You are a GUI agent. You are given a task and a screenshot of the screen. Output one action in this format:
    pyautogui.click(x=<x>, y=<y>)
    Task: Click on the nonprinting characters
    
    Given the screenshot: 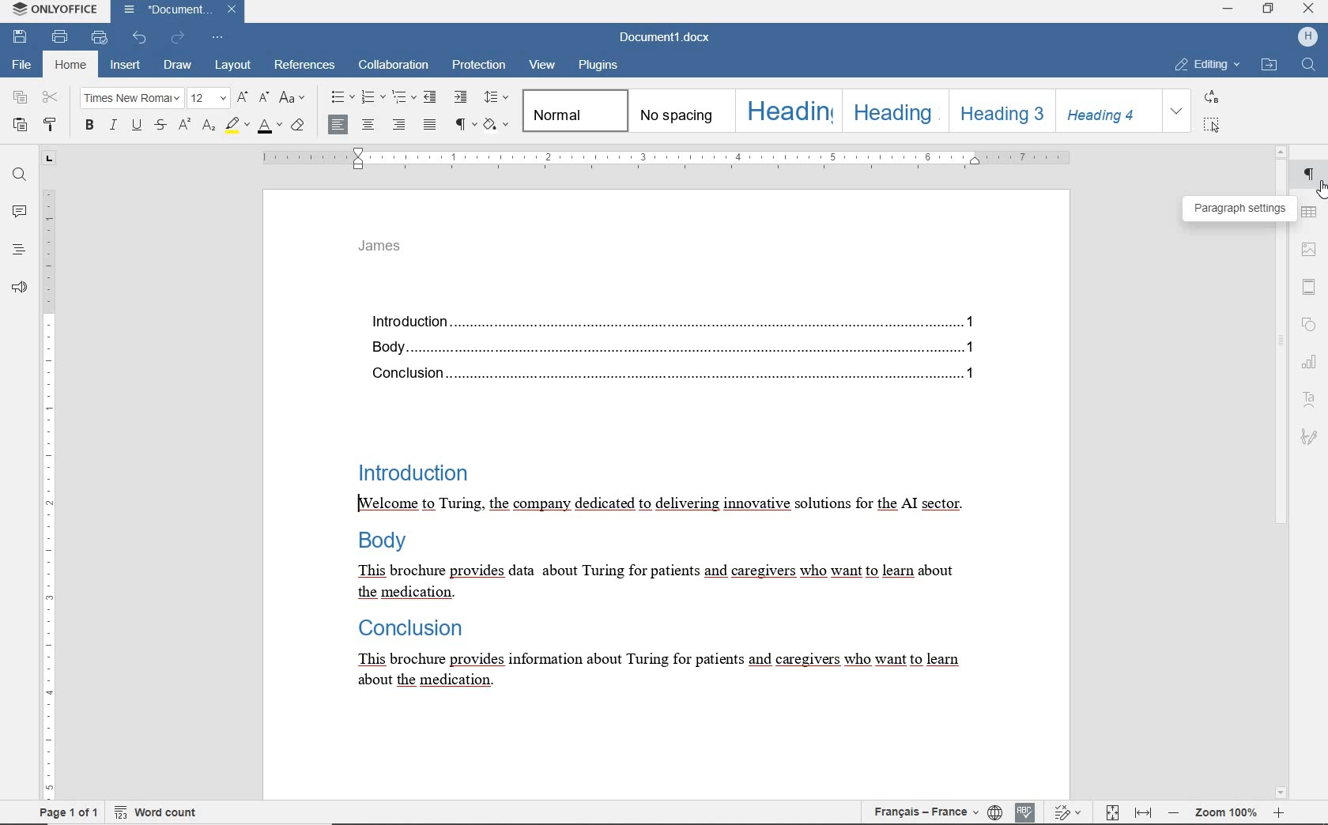 What is the action you would take?
    pyautogui.click(x=464, y=124)
    